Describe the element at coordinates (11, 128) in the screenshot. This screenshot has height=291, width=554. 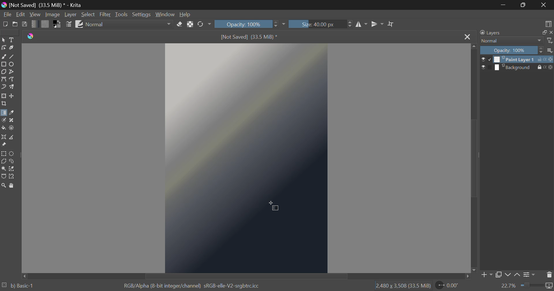
I see `Enclose and Fill` at that location.